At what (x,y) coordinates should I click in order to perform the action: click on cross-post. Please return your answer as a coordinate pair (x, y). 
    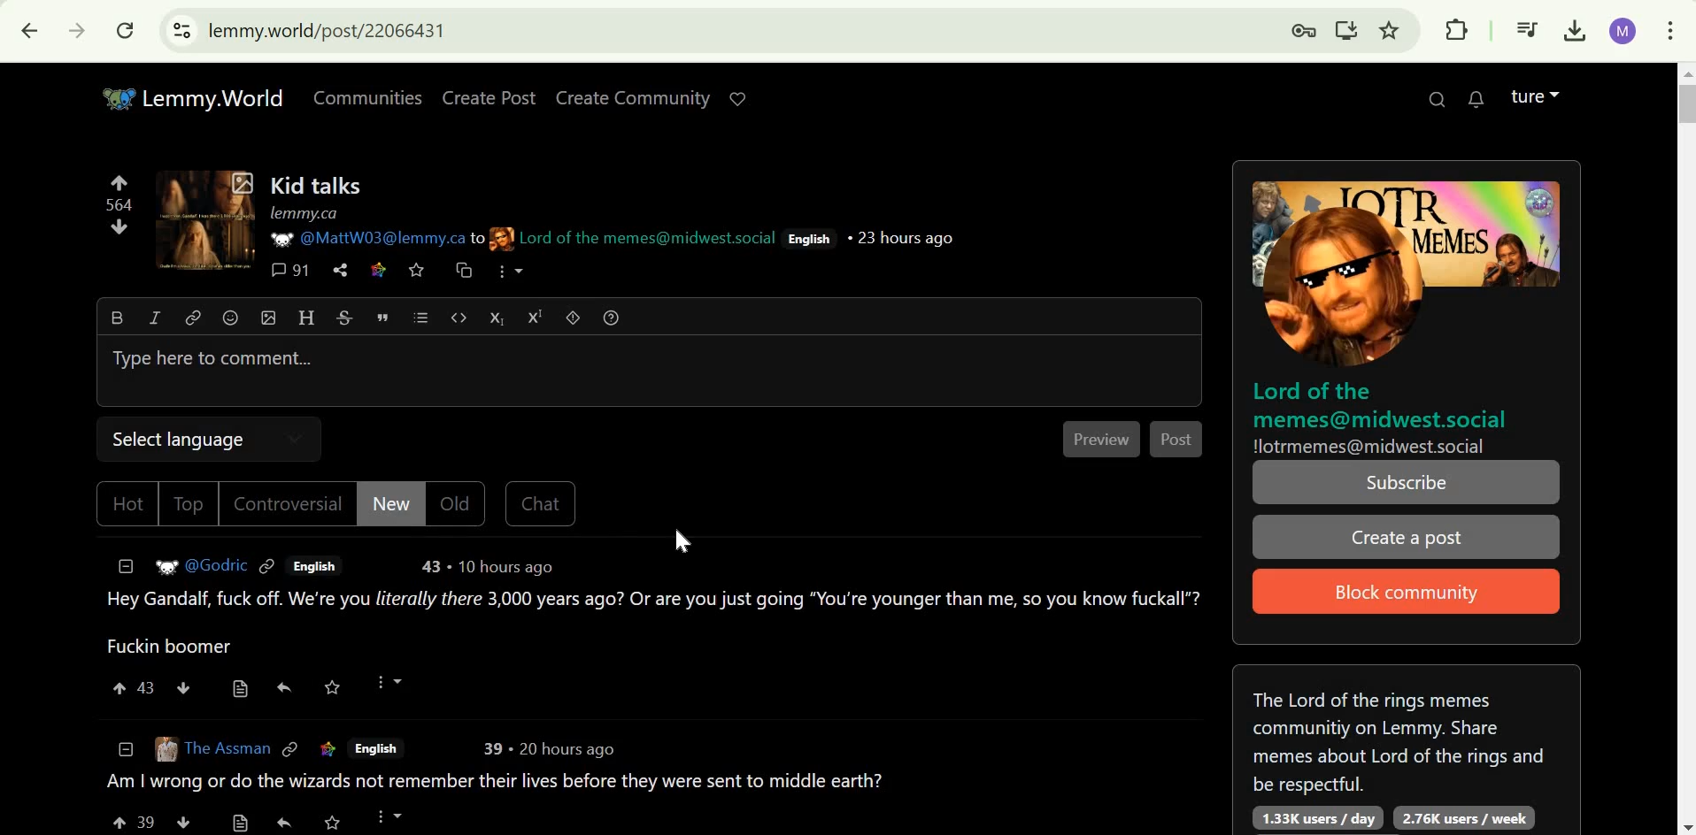
    Looking at the image, I should click on (463, 270).